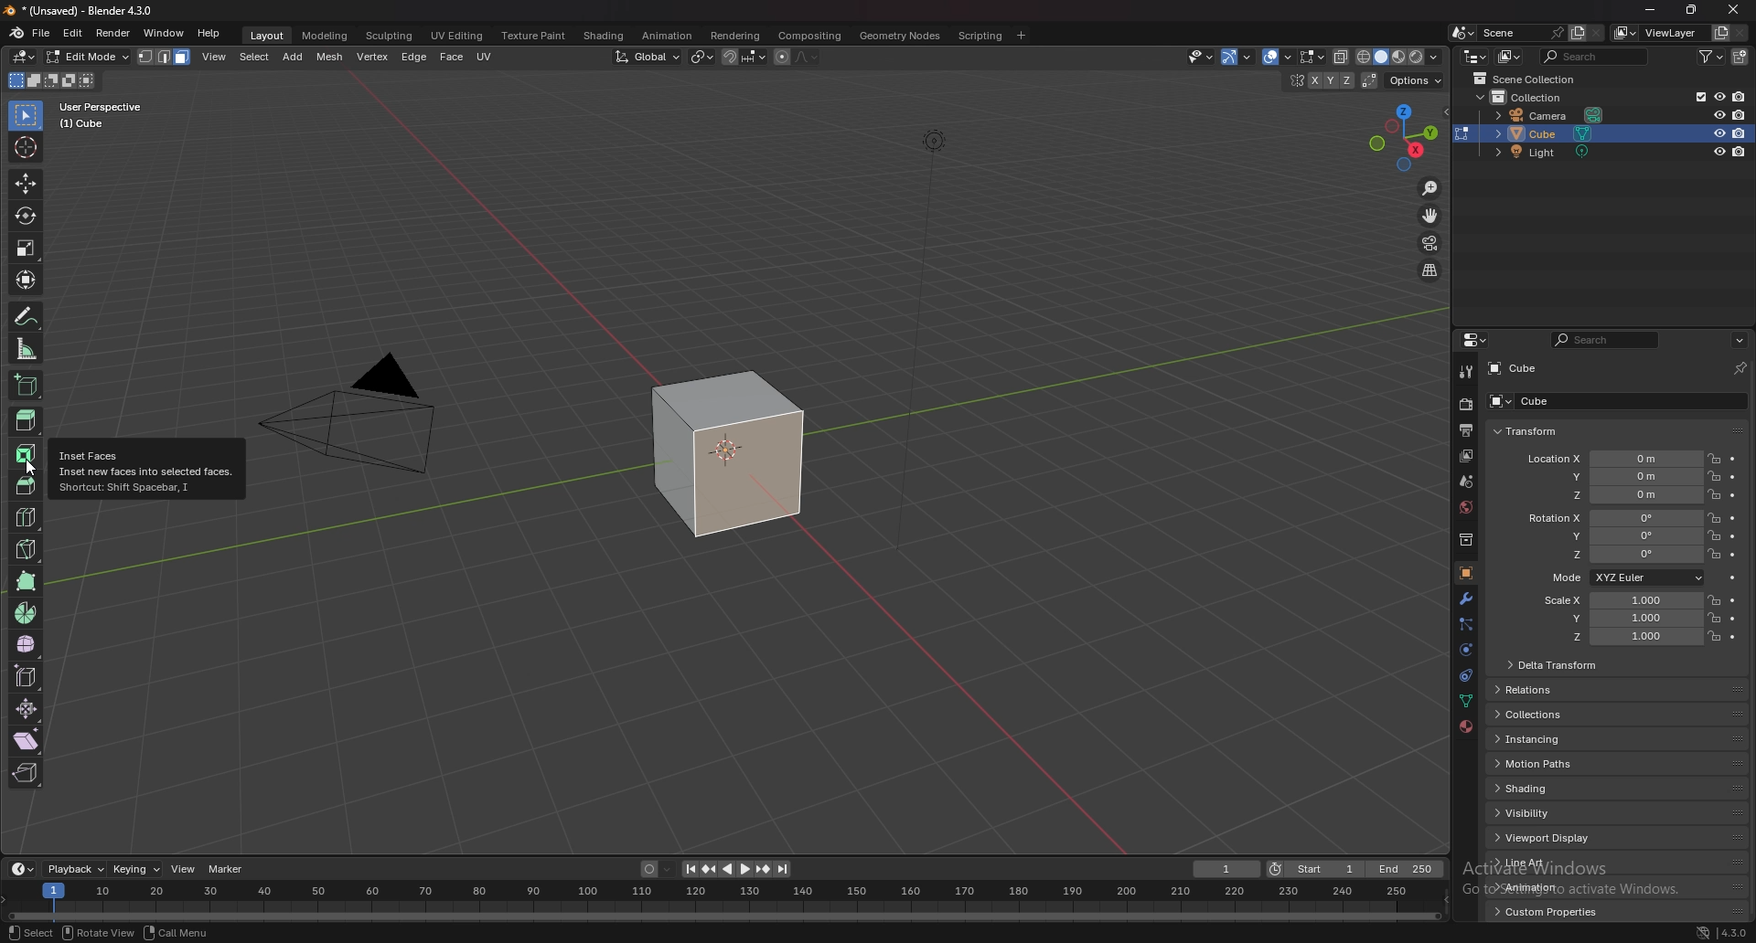 The image size is (1756, 943). I want to click on scale y, so click(1618, 619).